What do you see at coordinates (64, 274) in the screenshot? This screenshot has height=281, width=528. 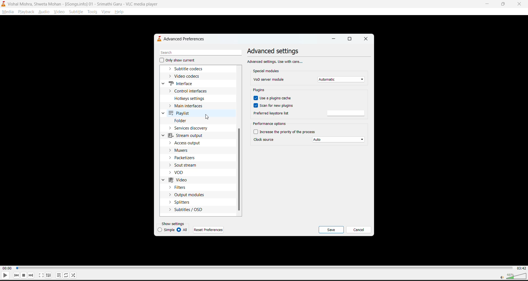 I see `loop` at bounding box center [64, 274].